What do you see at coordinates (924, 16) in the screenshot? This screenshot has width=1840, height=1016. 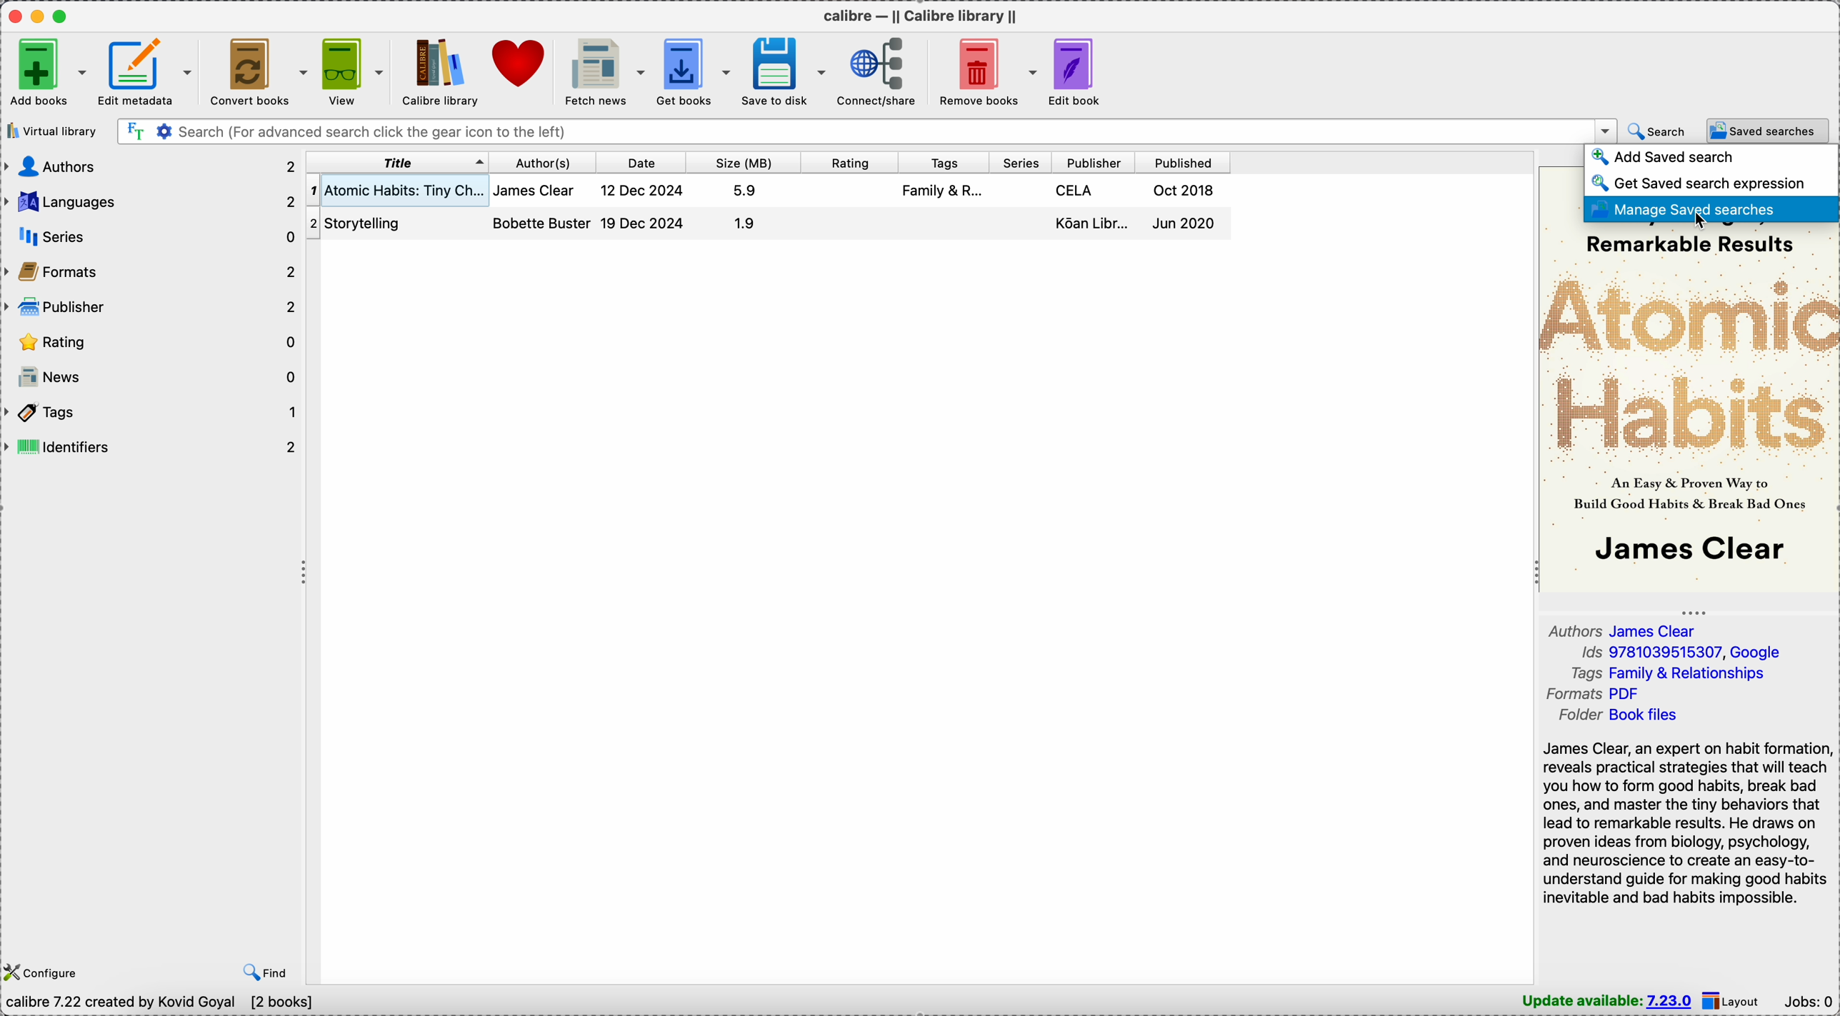 I see `calibre-|| calibre ||` at bounding box center [924, 16].